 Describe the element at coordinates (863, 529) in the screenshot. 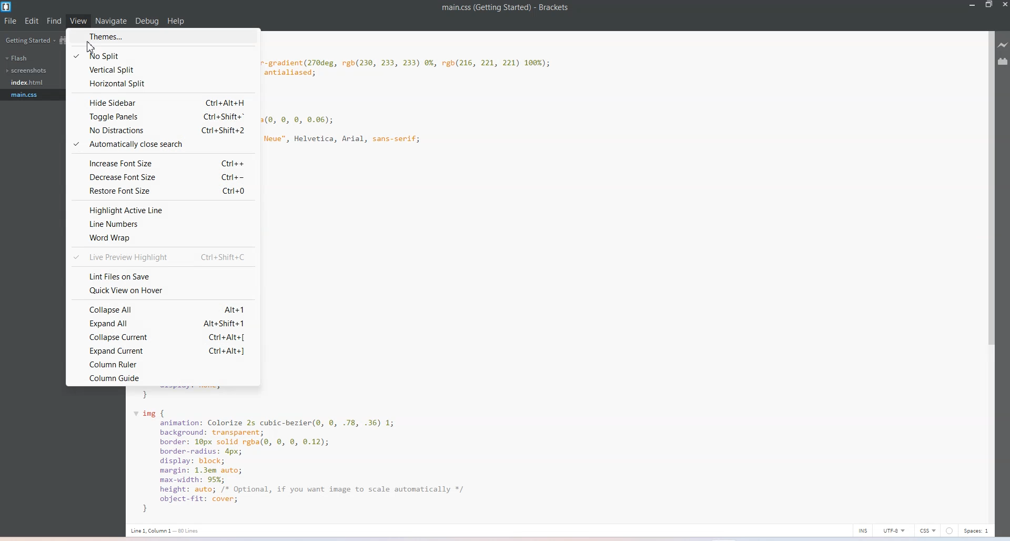

I see `INS` at that location.